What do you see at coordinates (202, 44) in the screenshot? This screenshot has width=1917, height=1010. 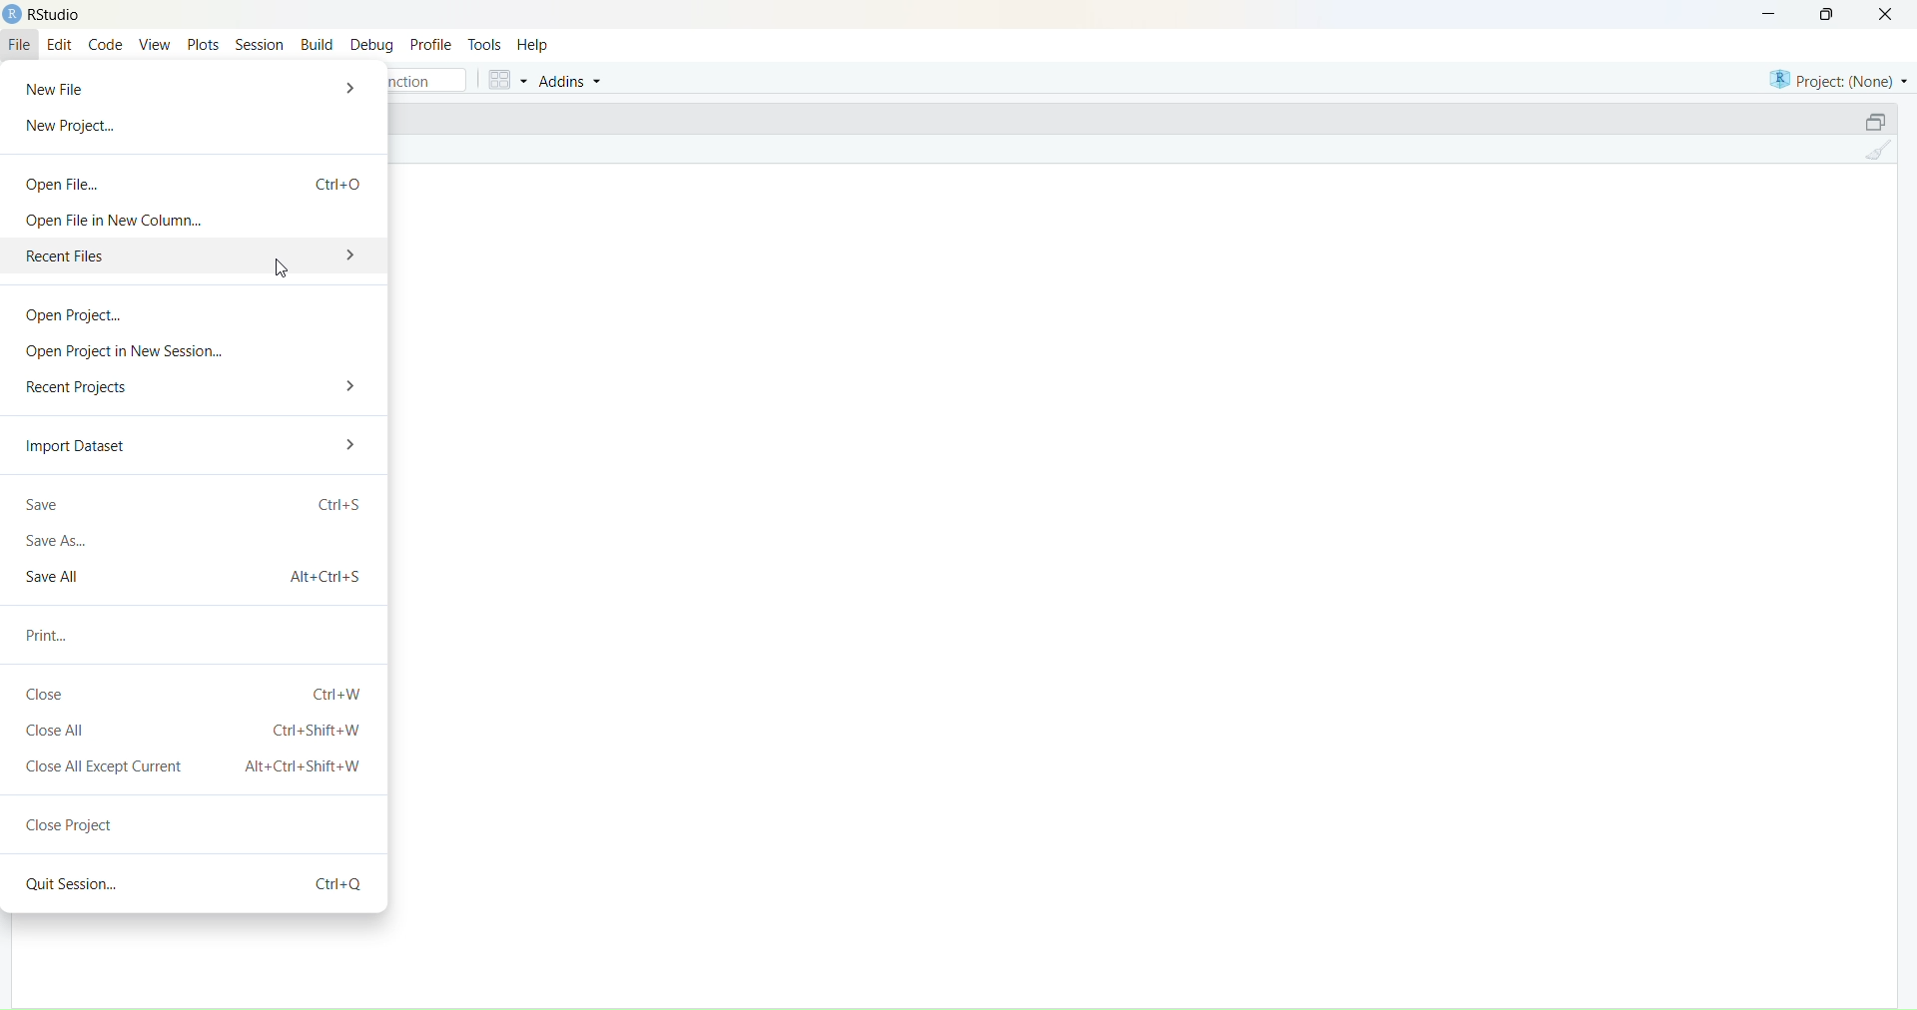 I see `Plots` at bounding box center [202, 44].